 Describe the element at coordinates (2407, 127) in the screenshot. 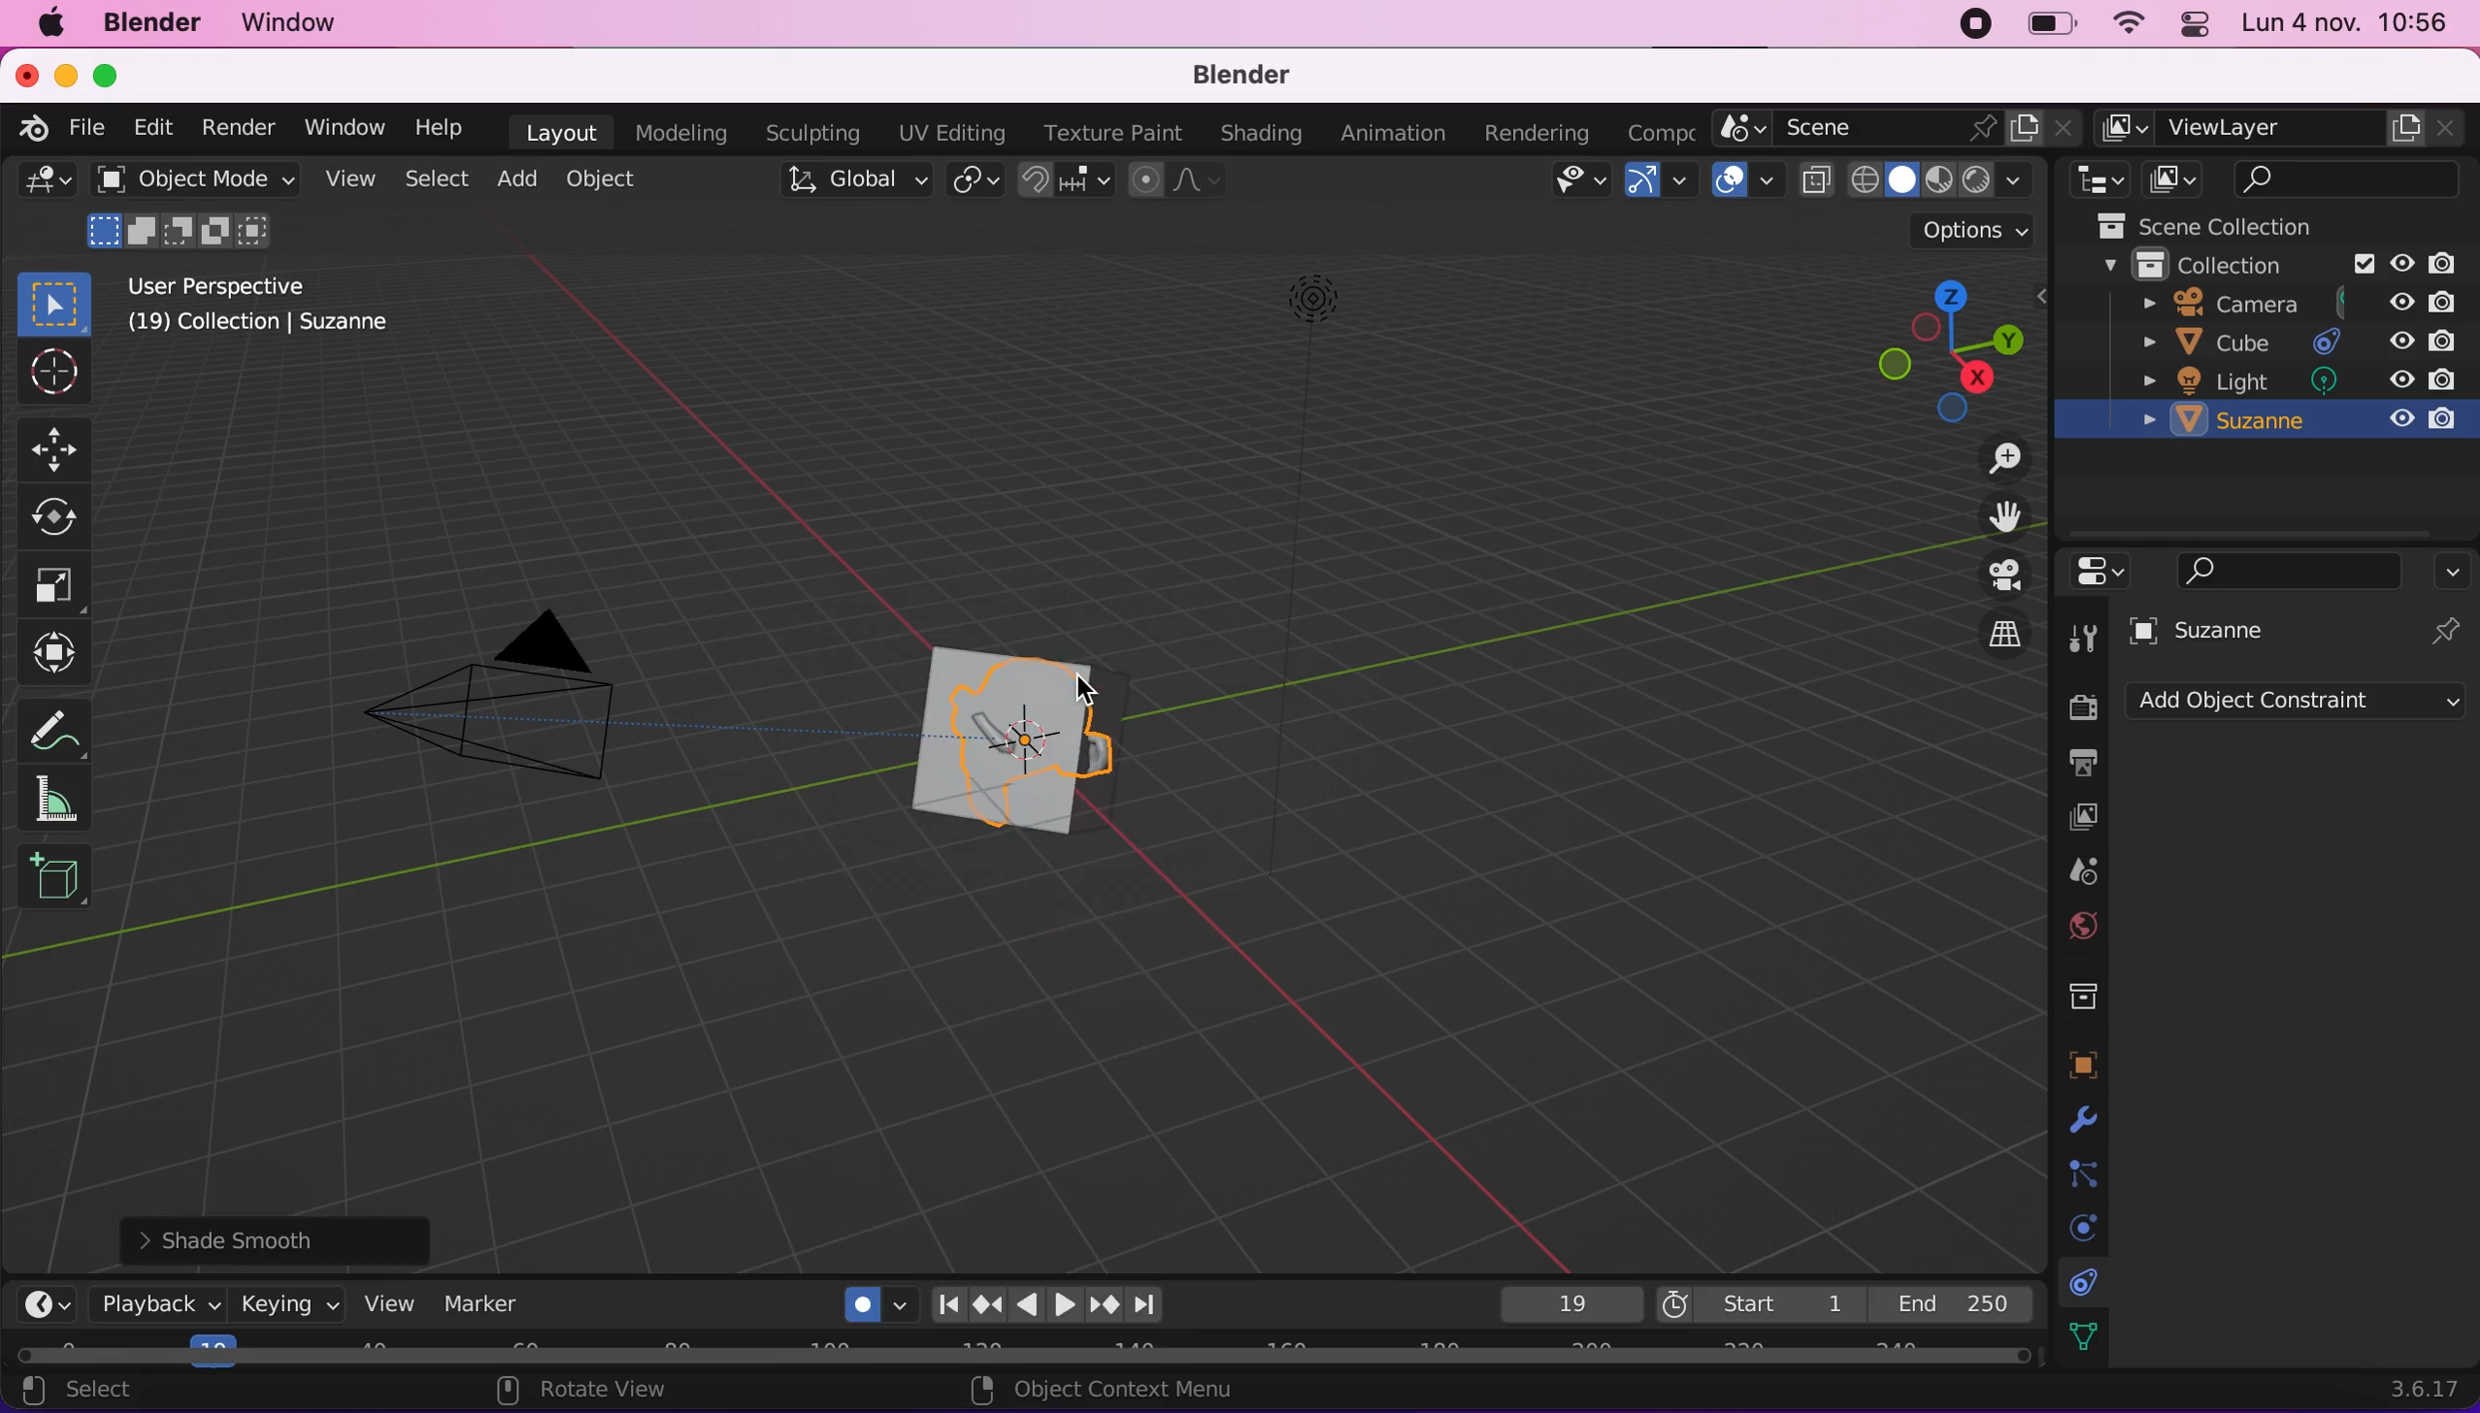

I see `Add layer` at that location.